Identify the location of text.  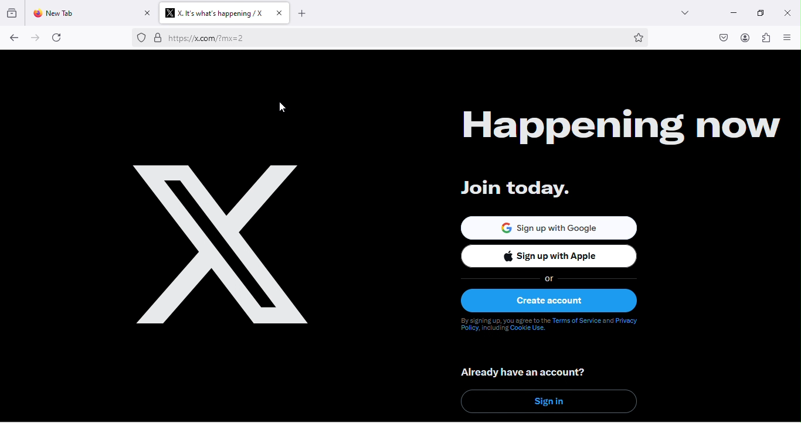
(551, 327).